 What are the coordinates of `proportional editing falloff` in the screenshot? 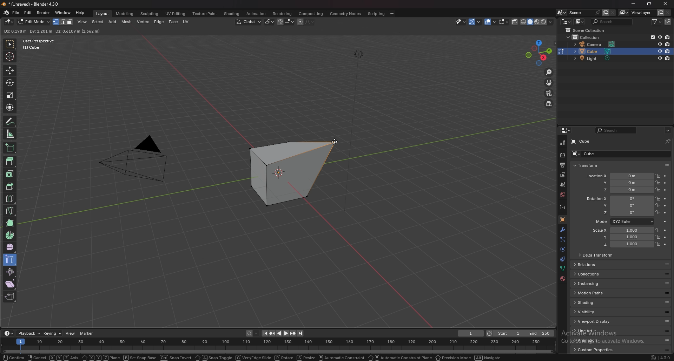 It's located at (310, 22).